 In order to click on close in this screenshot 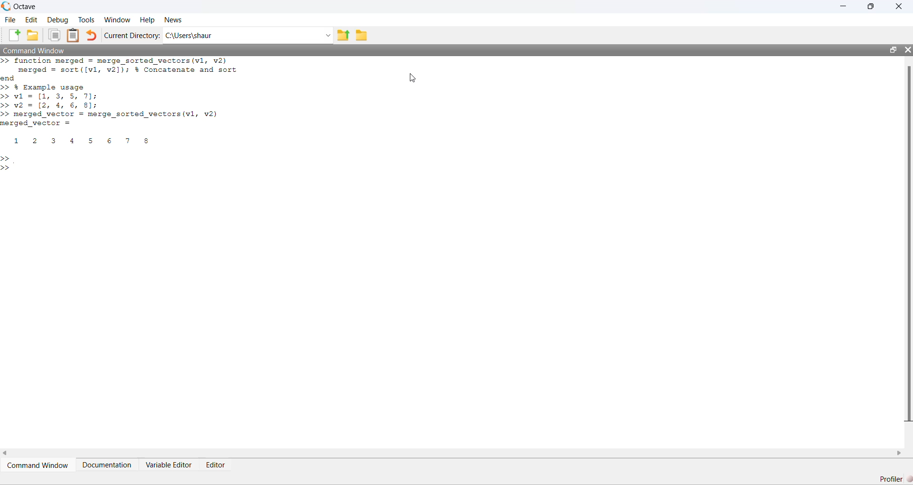, I will do `click(899, 6)`.